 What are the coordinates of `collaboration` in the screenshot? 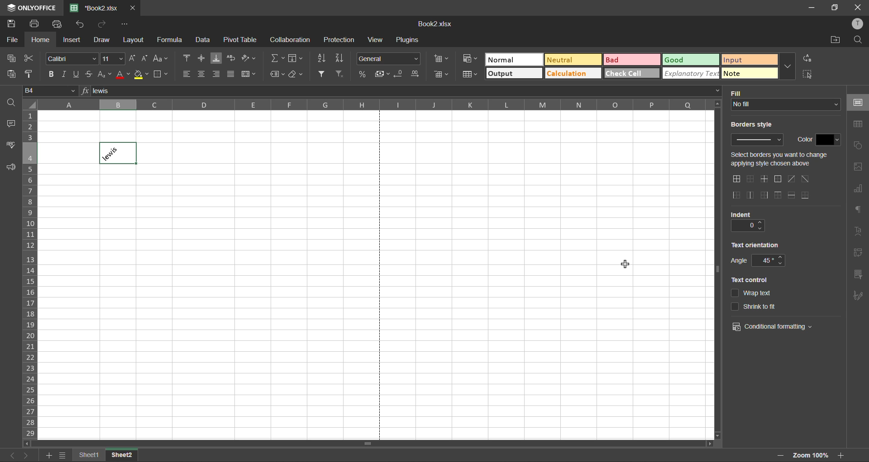 It's located at (290, 41).